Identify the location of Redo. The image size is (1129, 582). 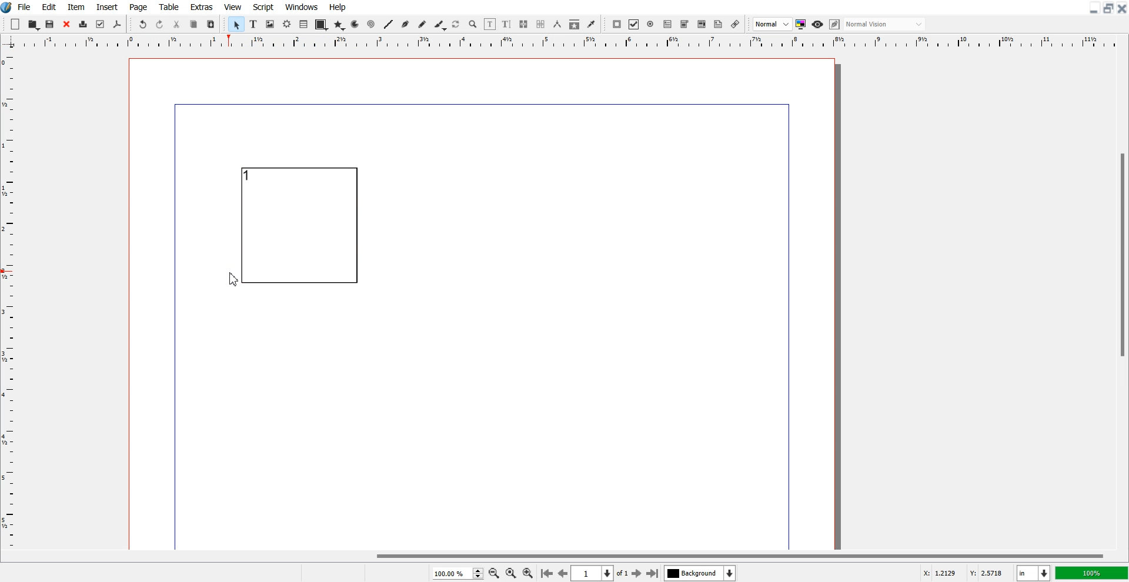
(159, 25).